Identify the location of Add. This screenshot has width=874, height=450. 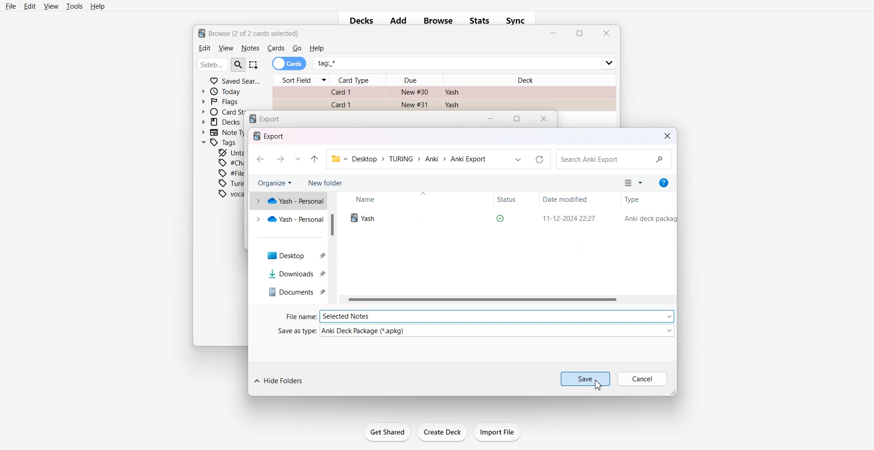
(398, 21).